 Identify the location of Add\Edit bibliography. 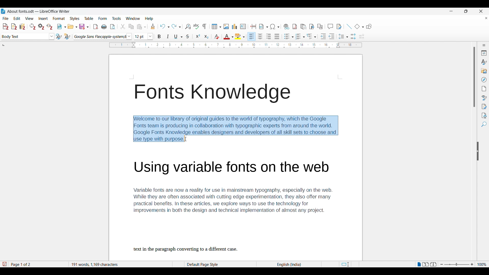
(22, 26).